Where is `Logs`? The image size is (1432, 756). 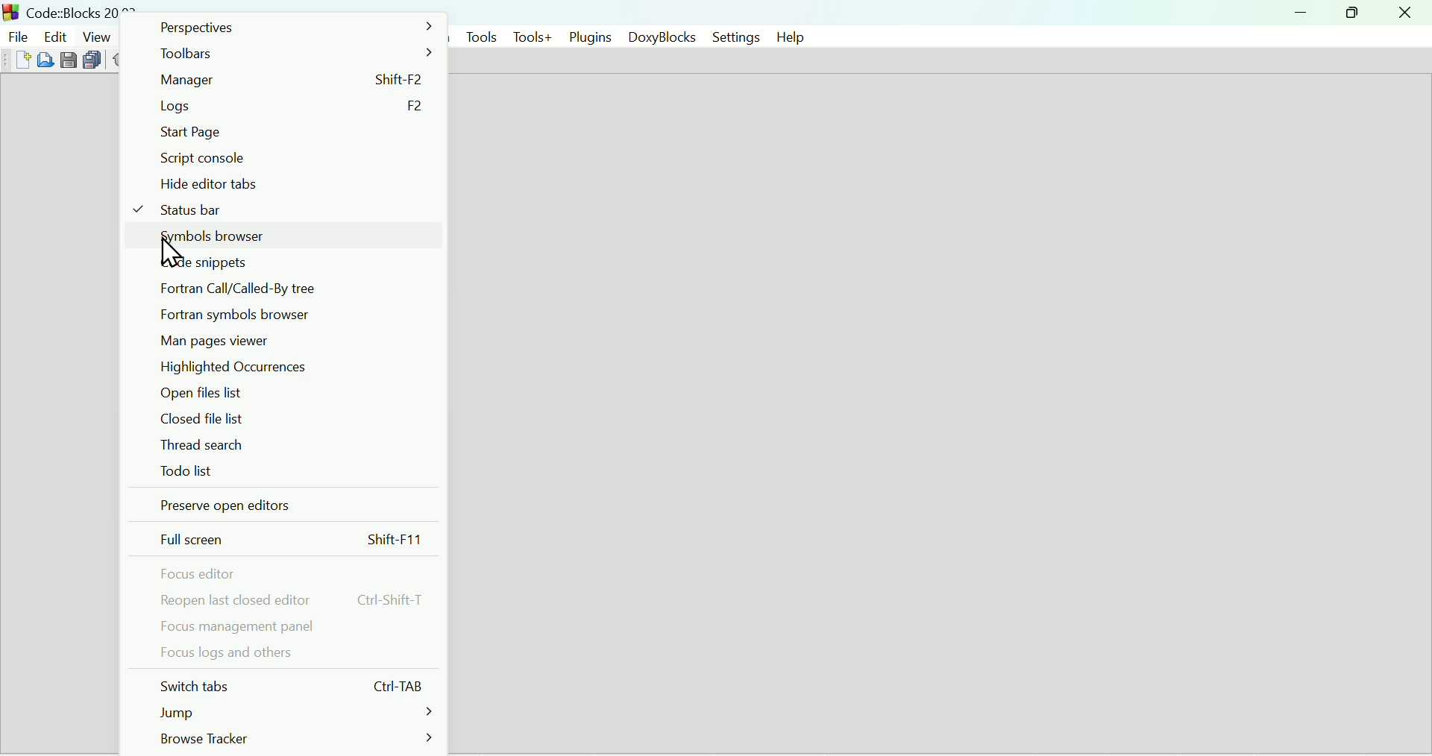
Logs is located at coordinates (290, 107).